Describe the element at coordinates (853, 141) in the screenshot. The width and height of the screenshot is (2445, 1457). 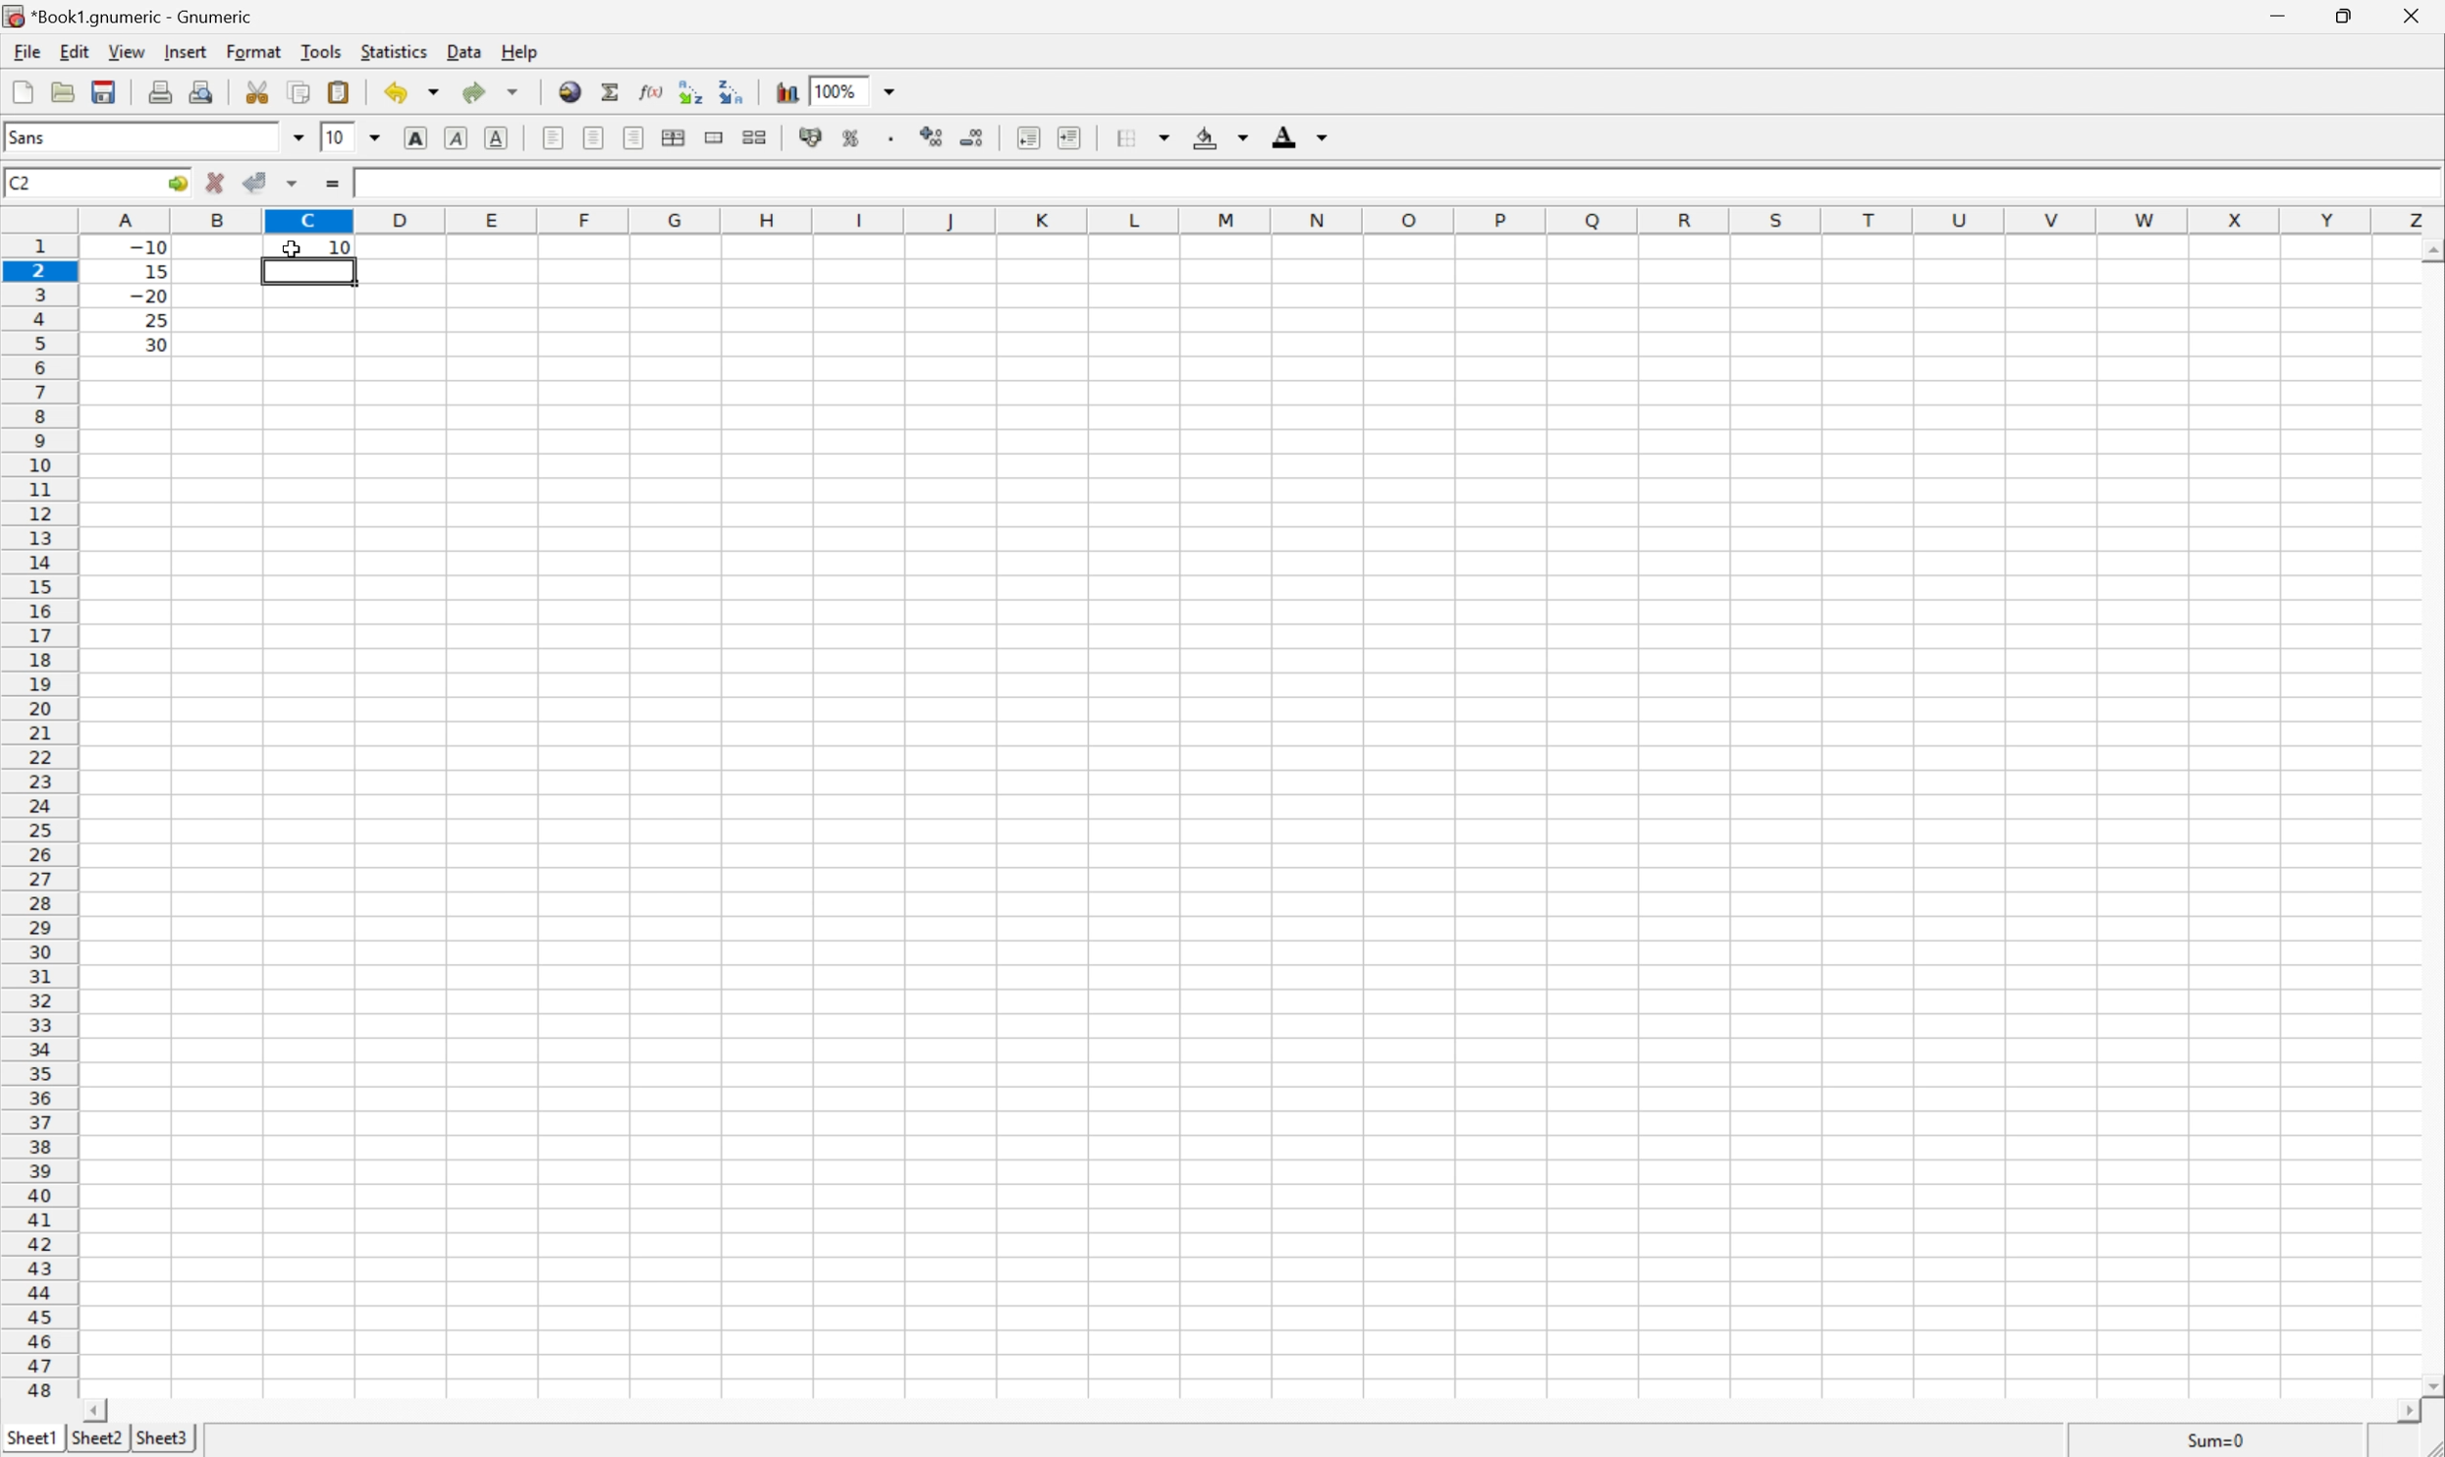
I see `Format the selection as percentage` at that location.